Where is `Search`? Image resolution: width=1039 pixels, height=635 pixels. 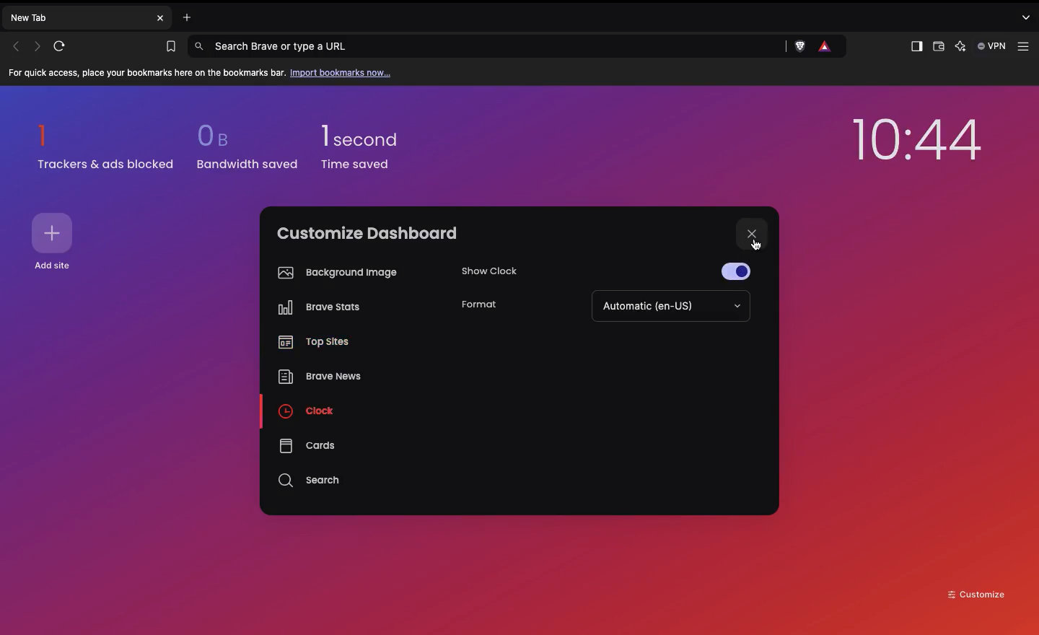
Search is located at coordinates (311, 481).